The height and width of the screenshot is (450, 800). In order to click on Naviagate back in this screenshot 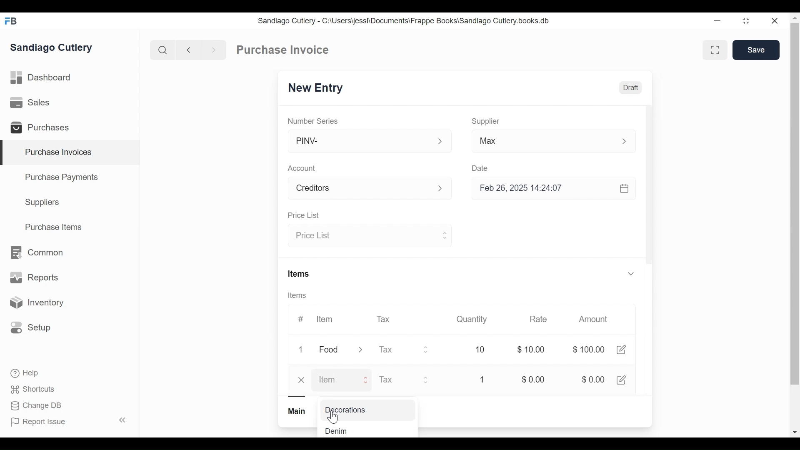, I will do `click(189, 49)`.